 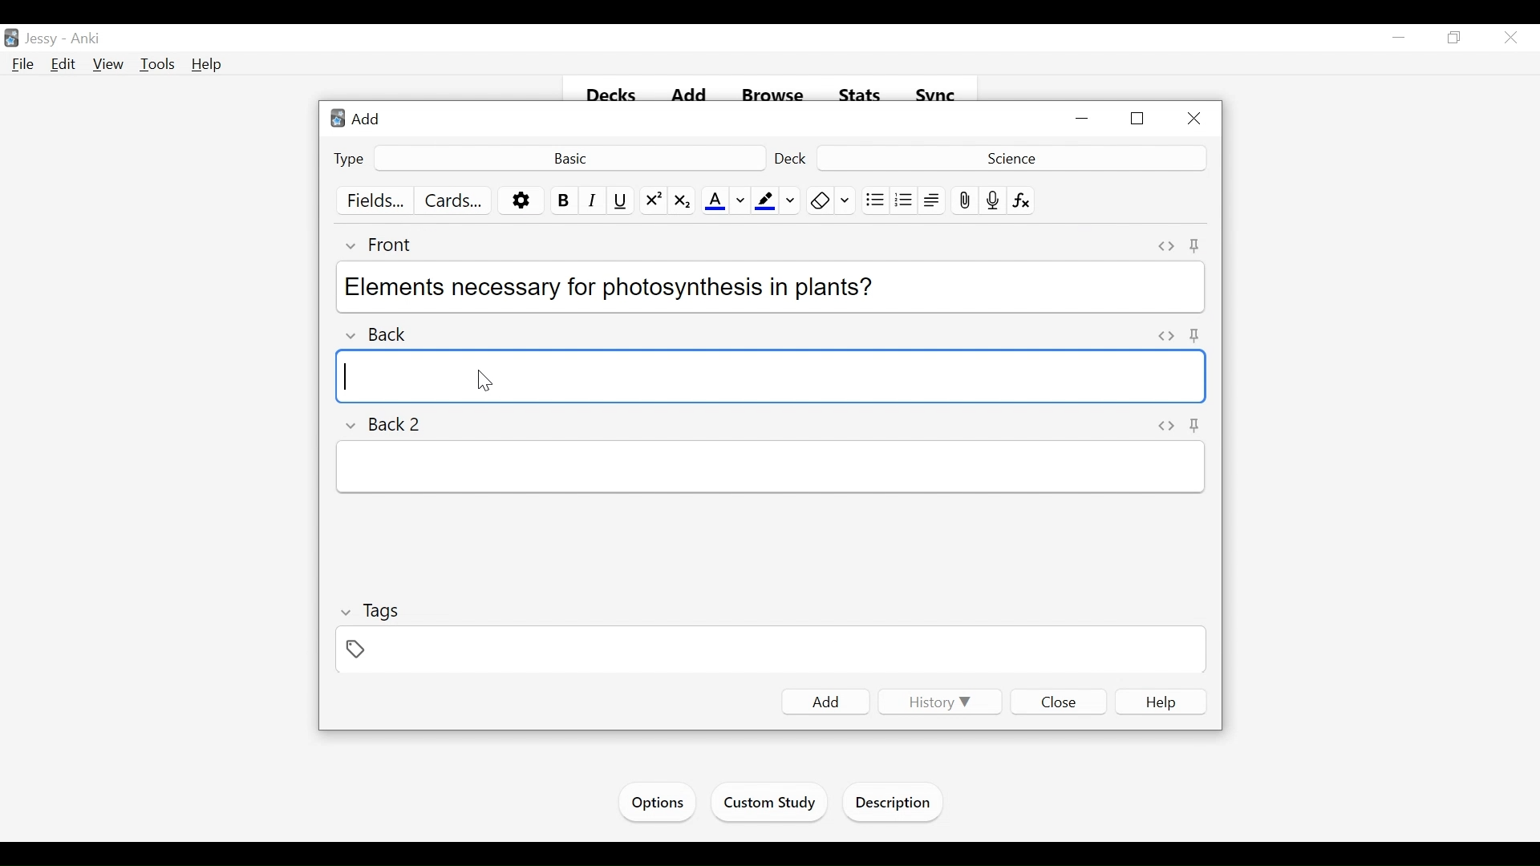 What do you see at coordinates (208, 64) in the screenshot?
I see `Help` at bounding box center [208, 64].